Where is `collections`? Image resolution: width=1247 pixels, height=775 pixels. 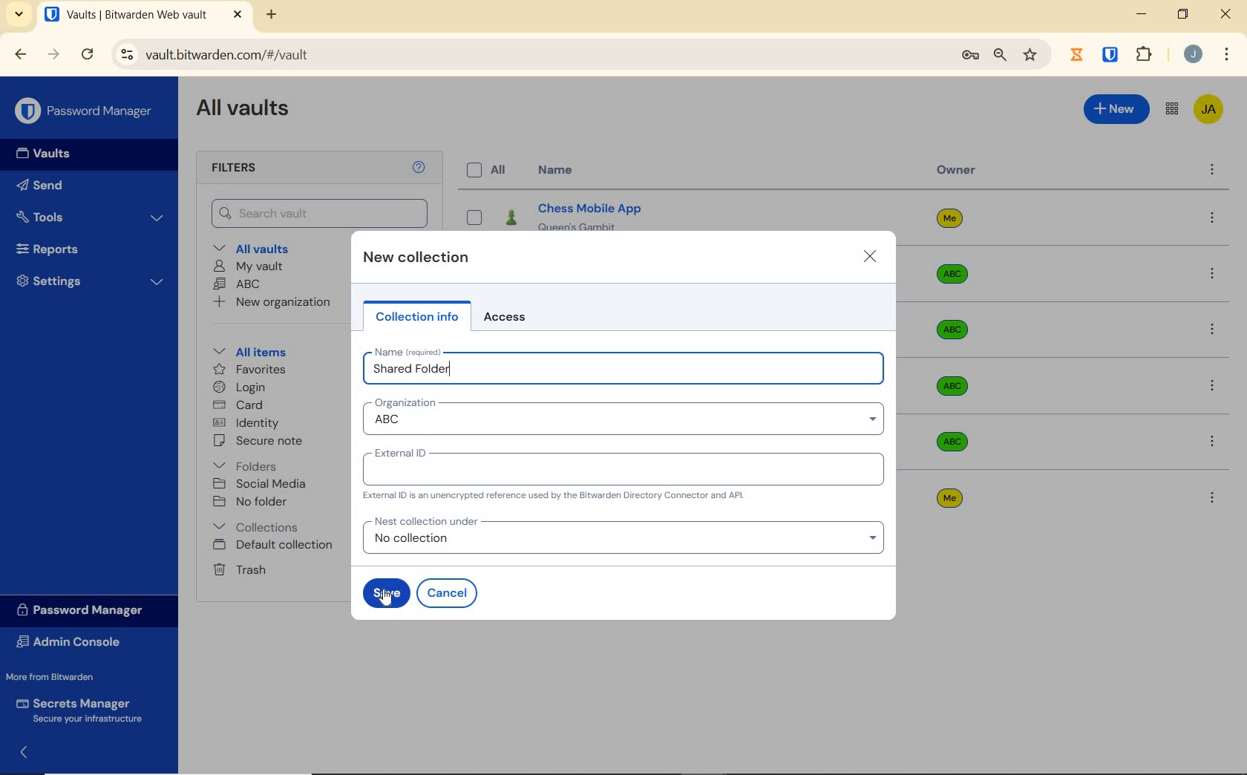
collections is located at coordinates (258, 526).